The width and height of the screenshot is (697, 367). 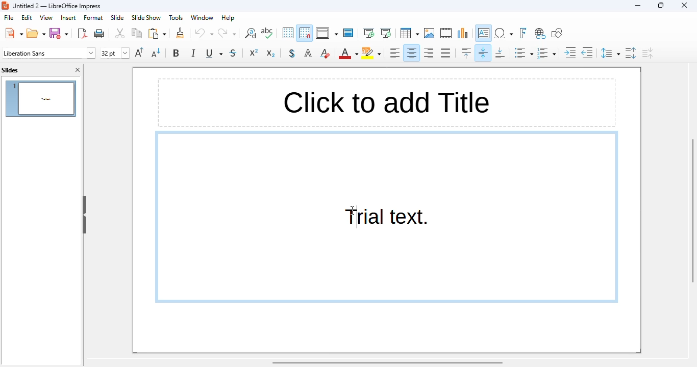 What do you see at coordinates (118, 17) in the screenshot?
I see `slide` at bounding box center [118, 17].